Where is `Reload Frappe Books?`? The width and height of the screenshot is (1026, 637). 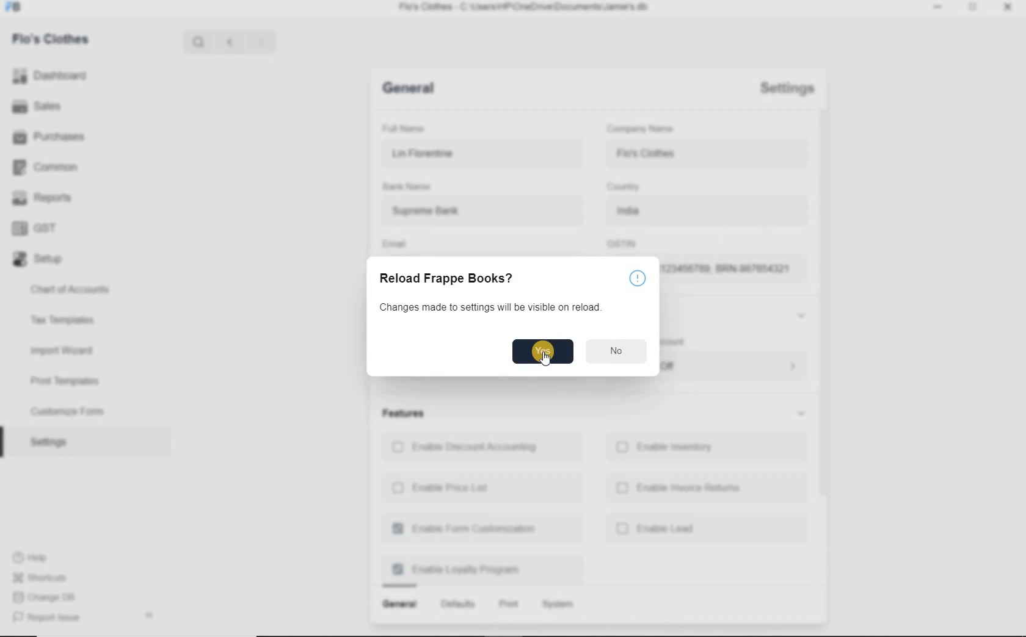 Reload Frappe Books? is located at coordinates (449, 281).